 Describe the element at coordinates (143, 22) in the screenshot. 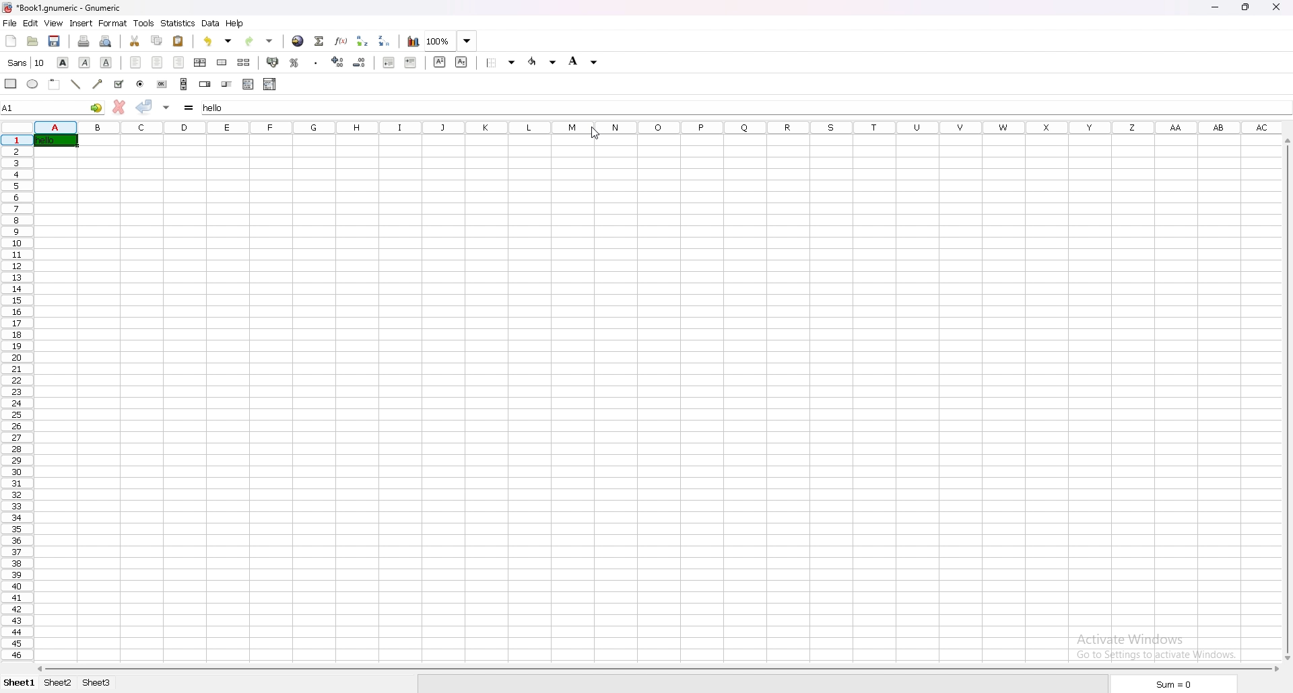

I see `tools` at that location.